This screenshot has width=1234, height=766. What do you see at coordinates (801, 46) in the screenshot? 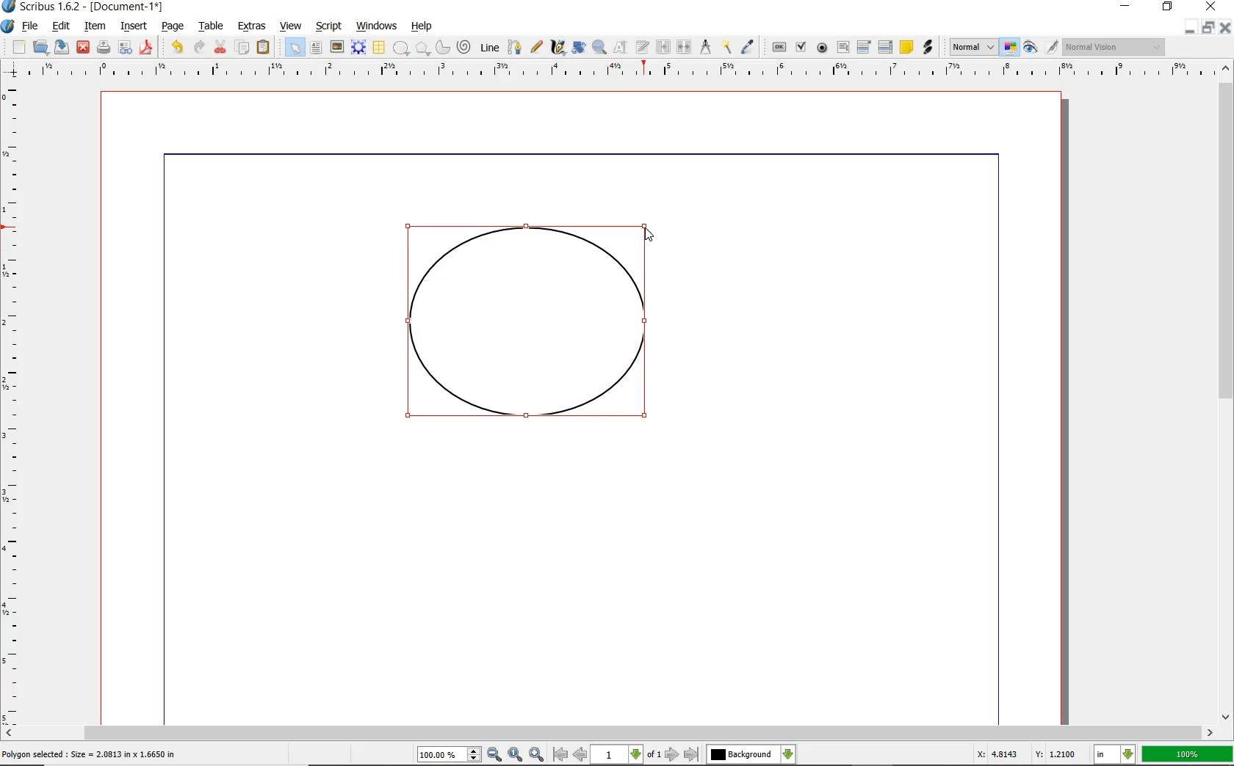
I see `PDF CHECK BOX` at bounding box center [801, 46].